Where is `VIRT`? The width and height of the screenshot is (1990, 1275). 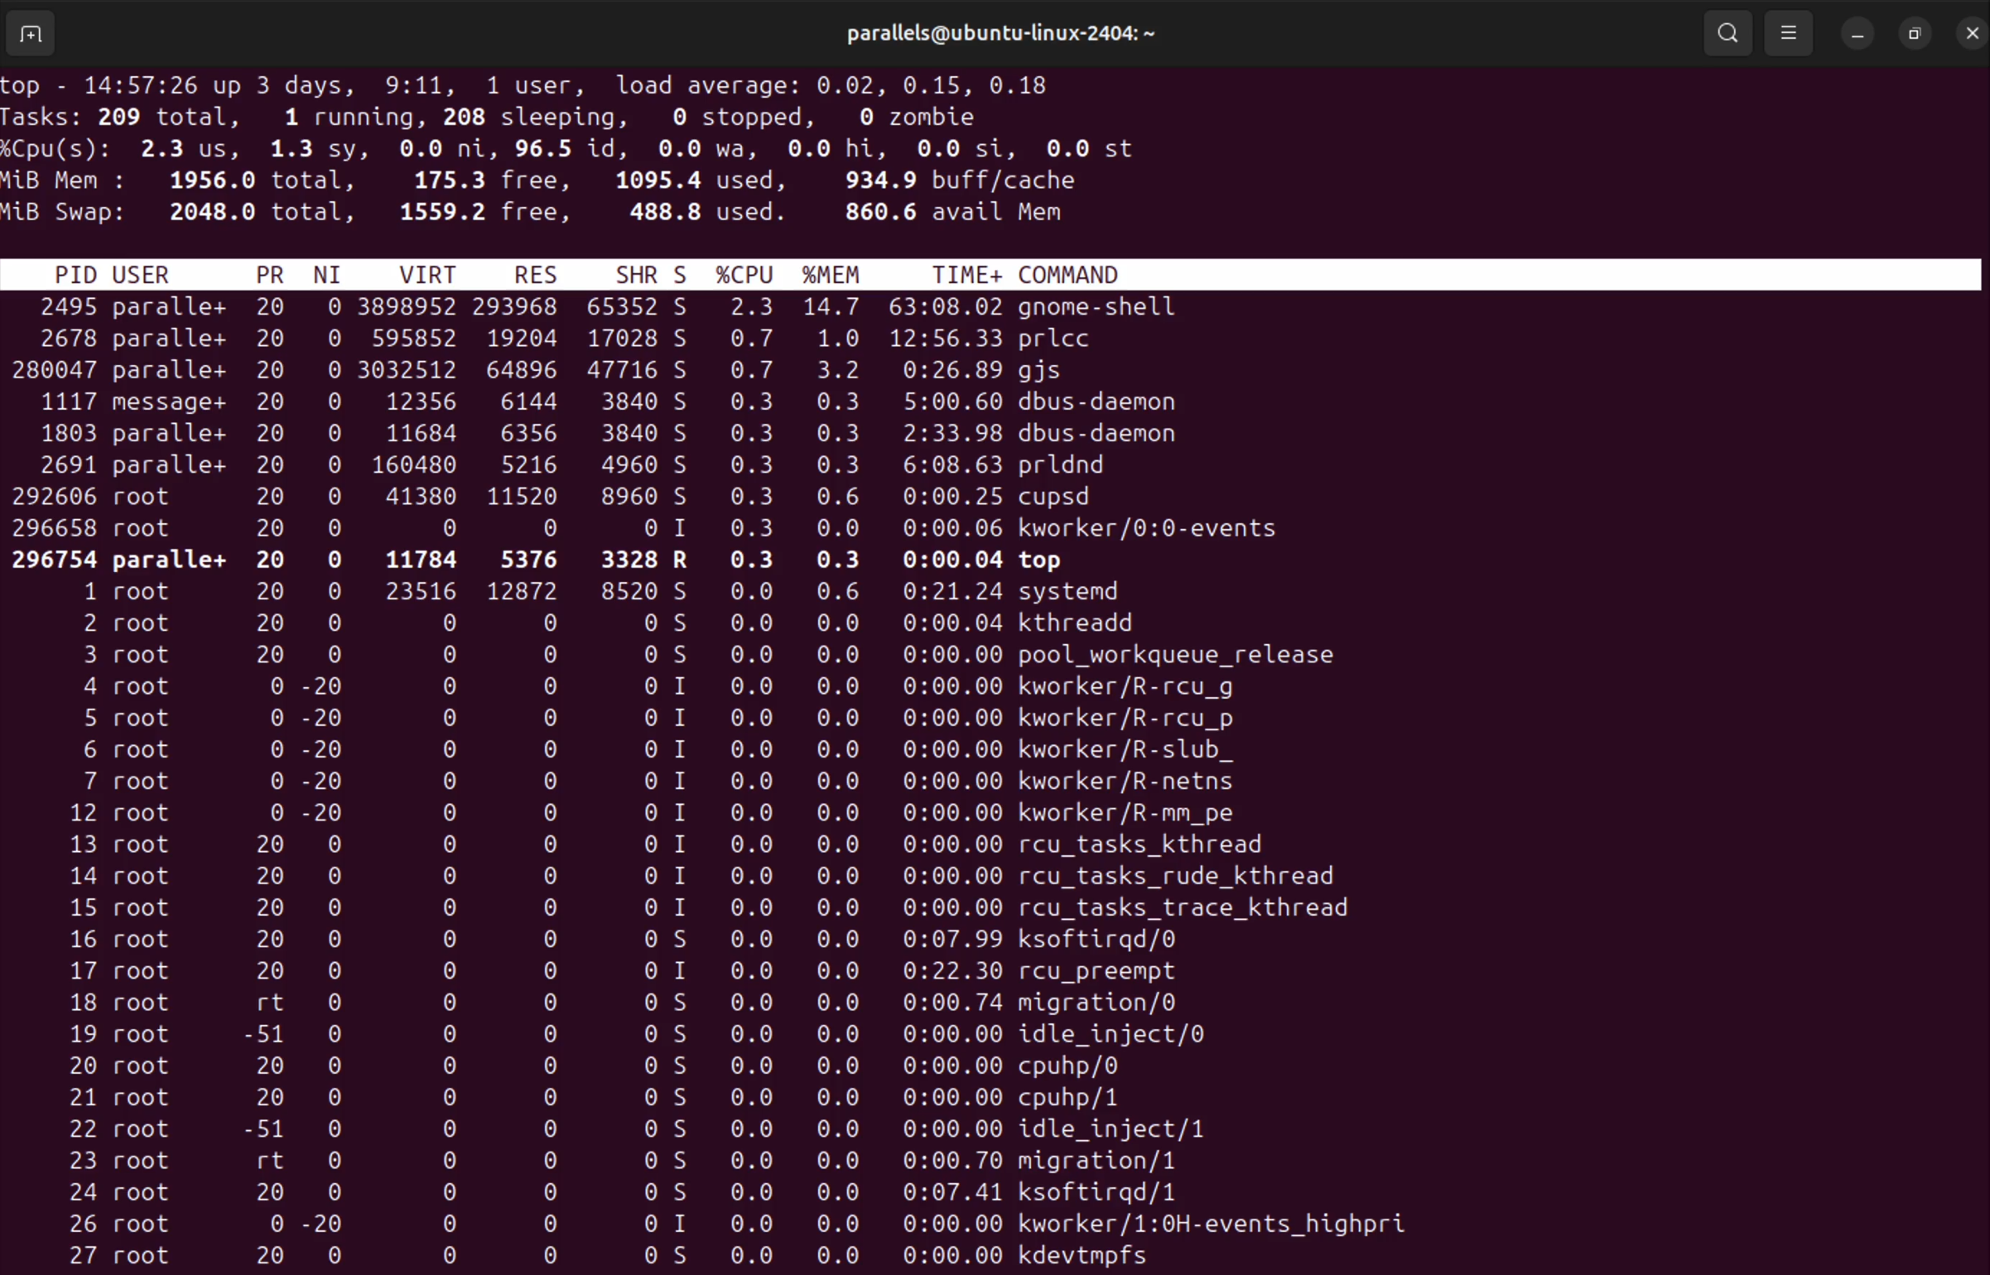 VIRT is located at coordinates (436, 272).